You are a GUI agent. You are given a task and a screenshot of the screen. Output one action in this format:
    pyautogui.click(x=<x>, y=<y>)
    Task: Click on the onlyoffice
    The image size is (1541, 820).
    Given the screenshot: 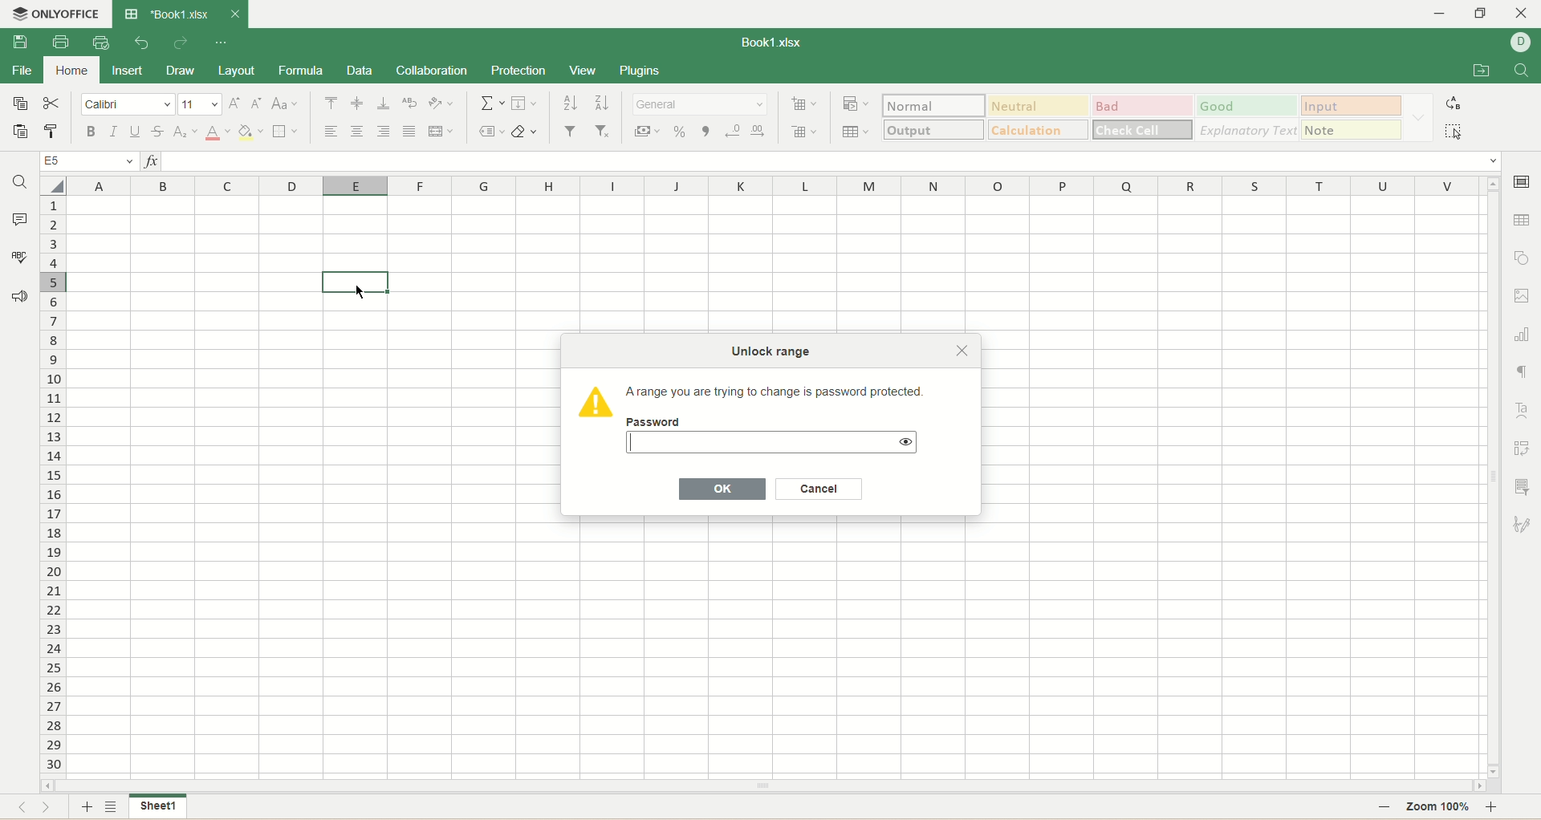 What is the action you would take?
    pyautogui.click(x=57, y=17)
    